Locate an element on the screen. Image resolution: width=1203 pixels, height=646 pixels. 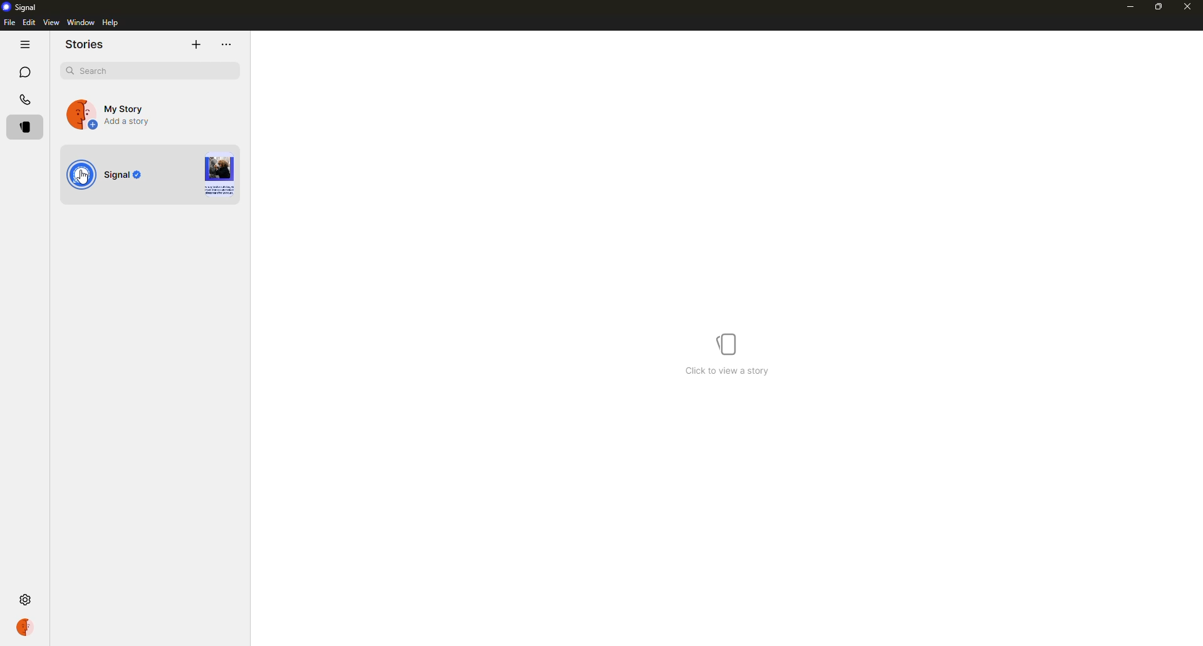
edit is located at coordinates (28, 23).